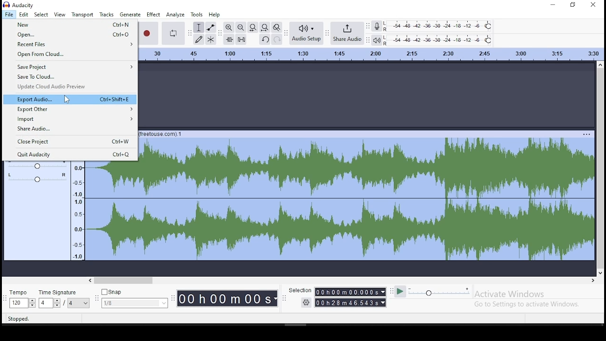  Describe the element at coordinates (79, 211) in the screenshot. I see `frequency` at that location.